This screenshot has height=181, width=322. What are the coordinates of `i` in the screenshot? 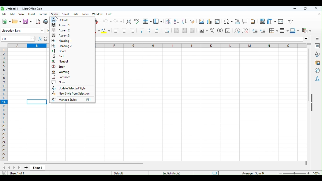 It's located at (172, 46).